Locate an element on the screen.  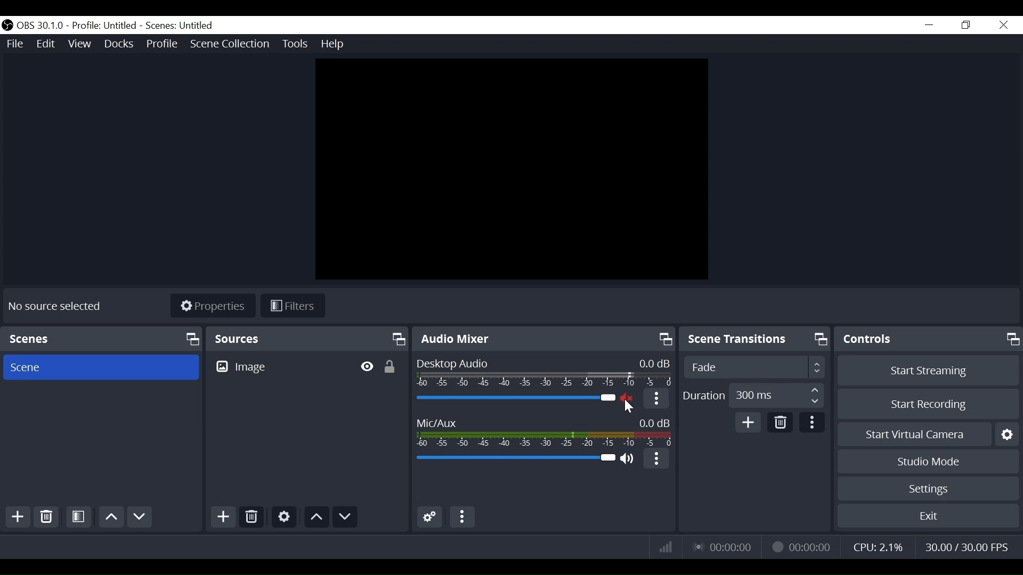
Audio Mixer is located at coordinates (544, 339).